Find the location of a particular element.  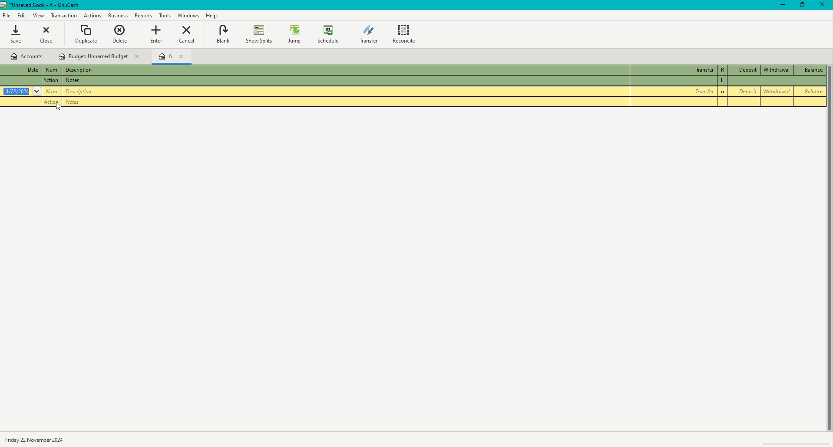

notes is located at coordinates (79, 101).